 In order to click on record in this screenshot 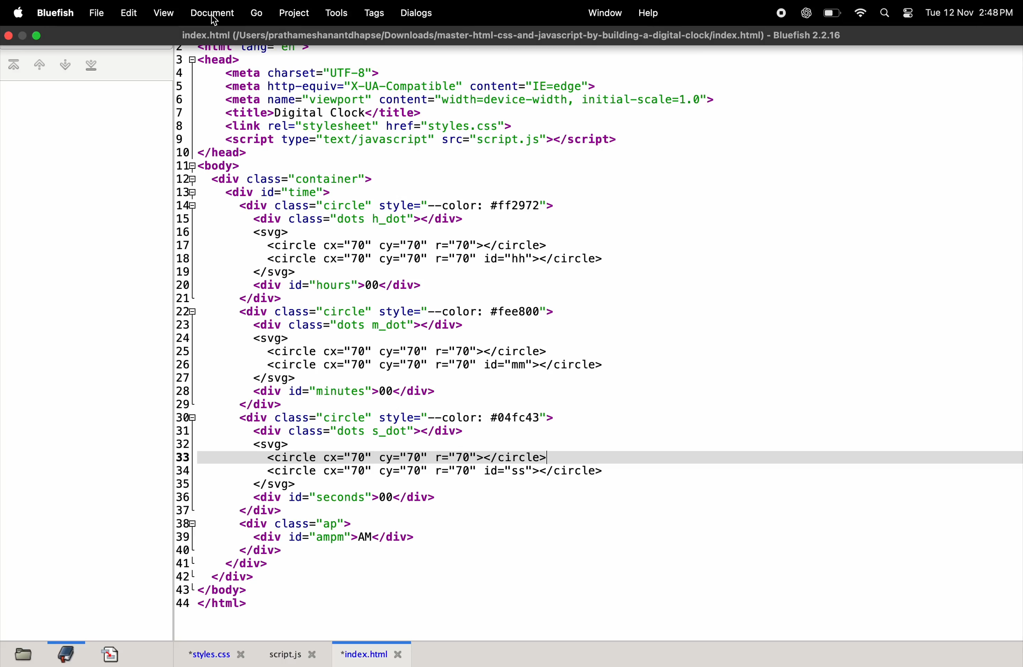, I will do `click(778, 12)`.